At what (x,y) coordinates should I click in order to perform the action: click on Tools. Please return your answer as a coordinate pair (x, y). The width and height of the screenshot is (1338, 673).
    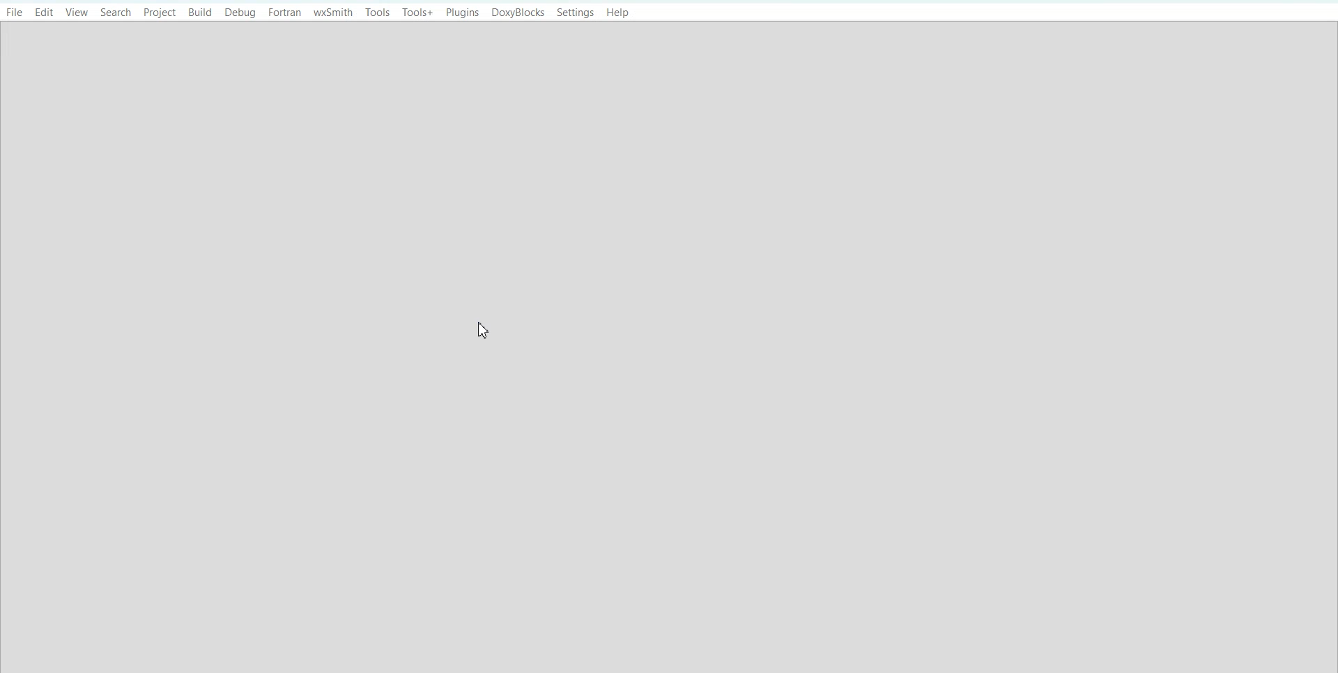
    Looking at the image, I should click on (378, 12).